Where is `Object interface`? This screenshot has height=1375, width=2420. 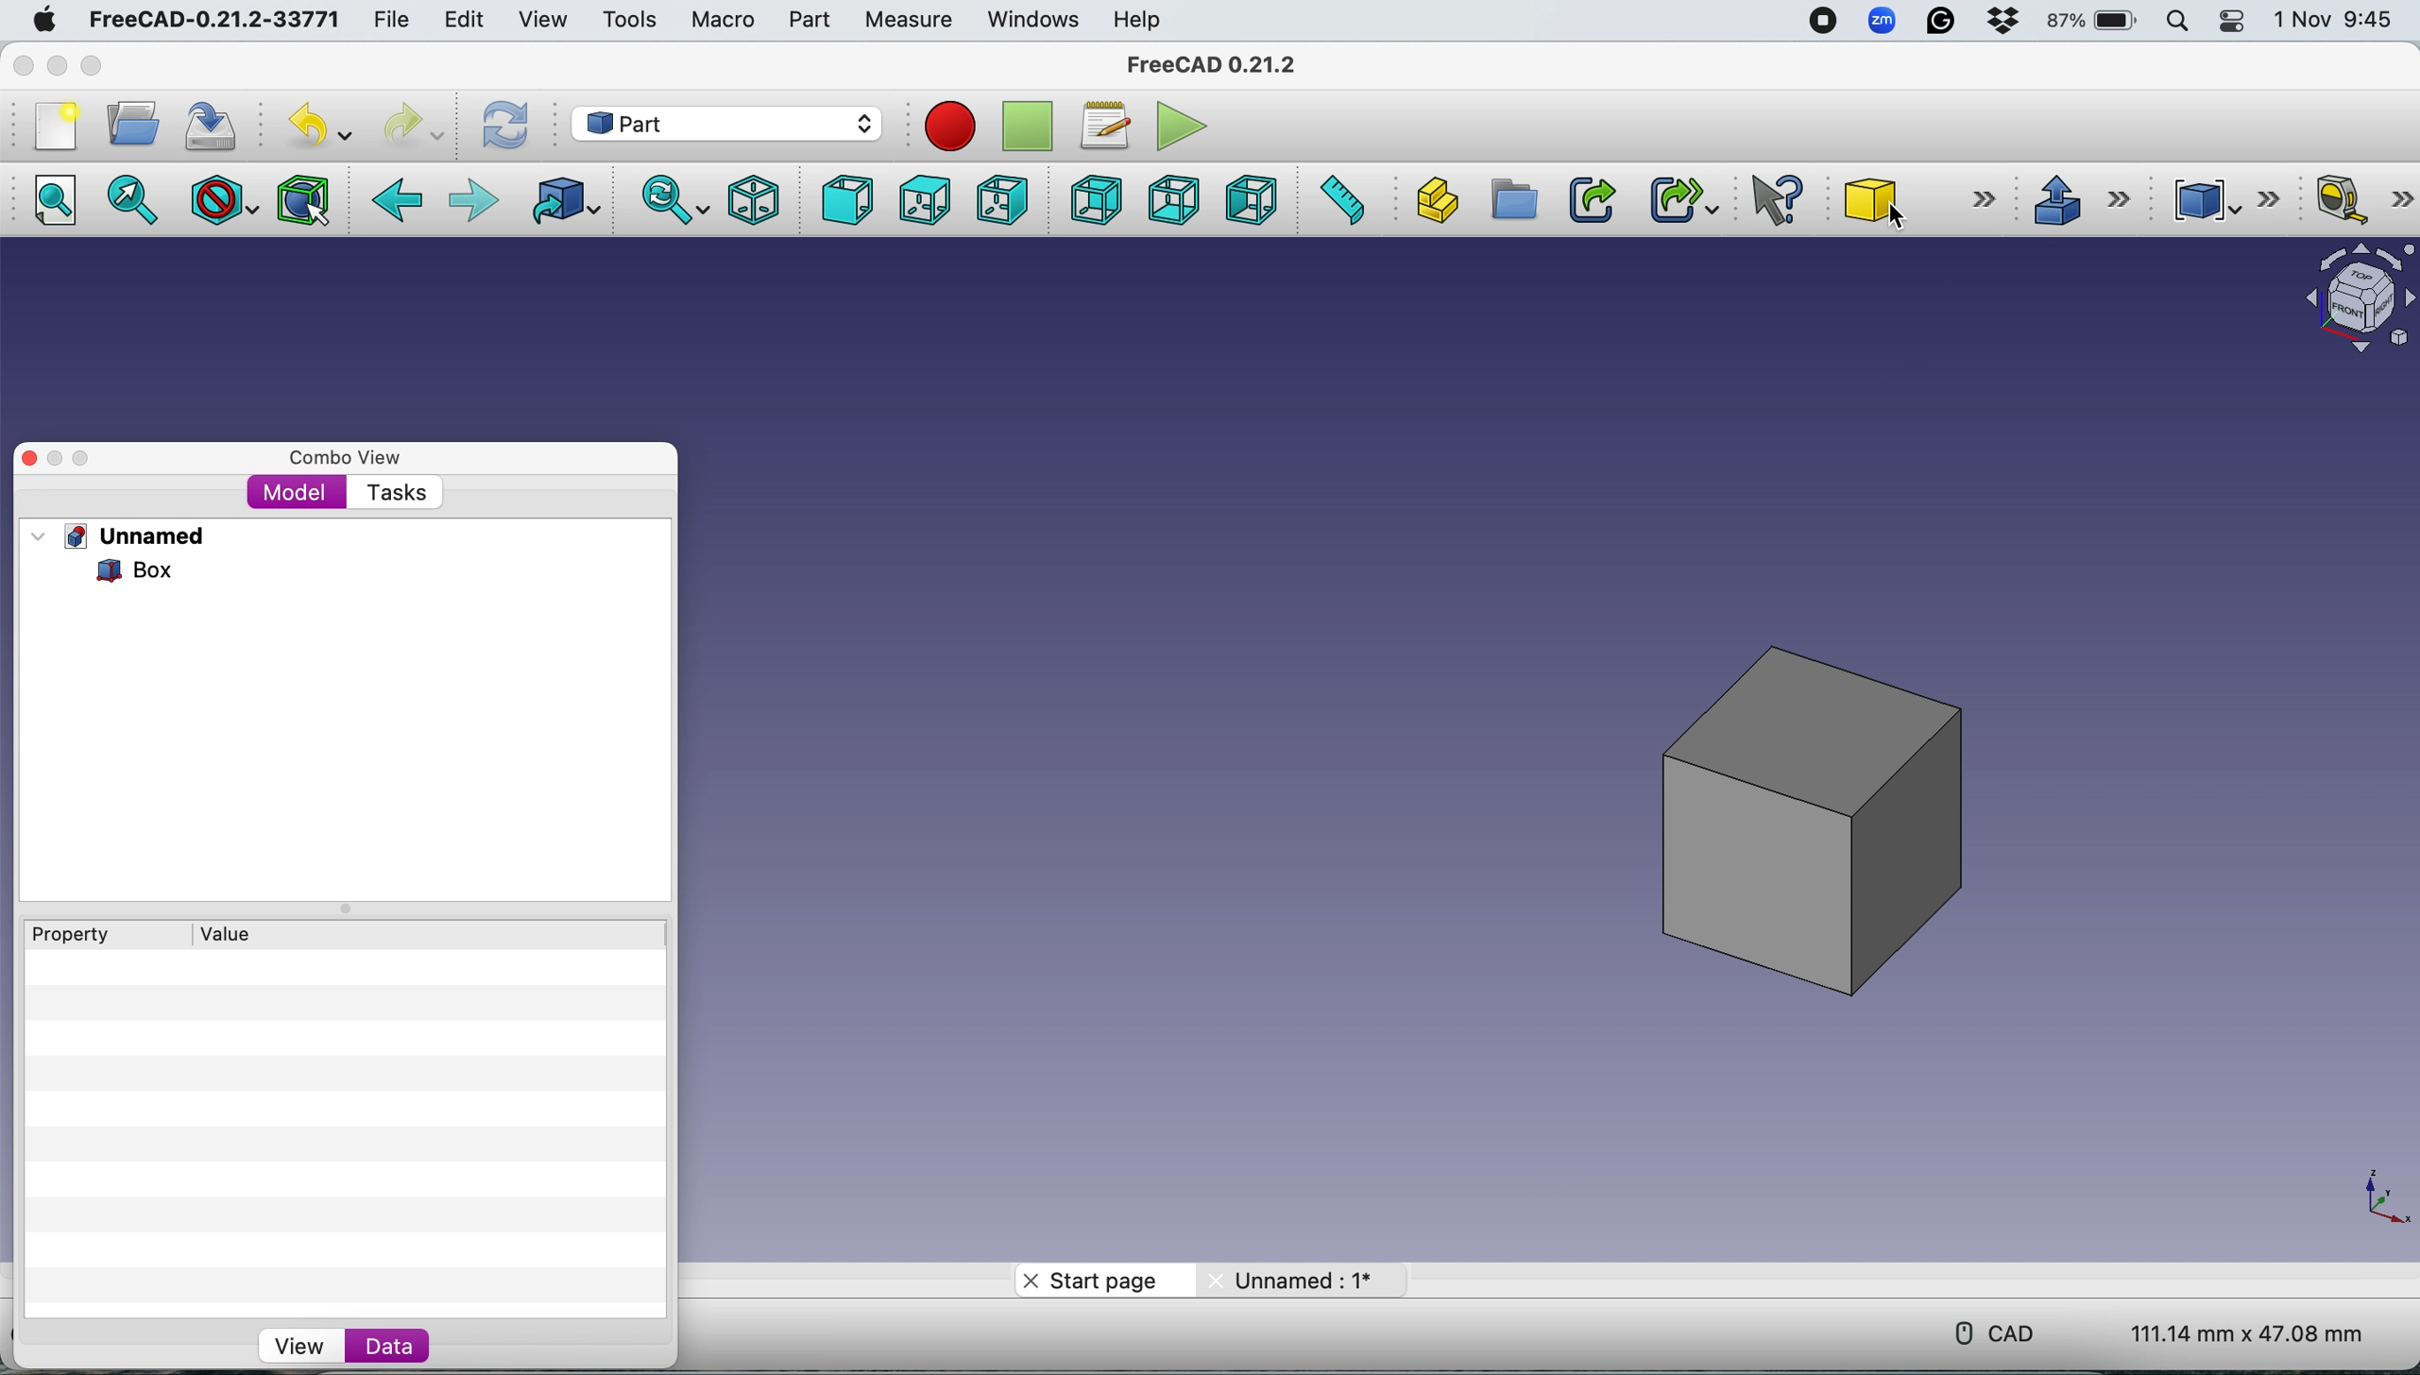
Object interface is located at coordinates (2350, 301).